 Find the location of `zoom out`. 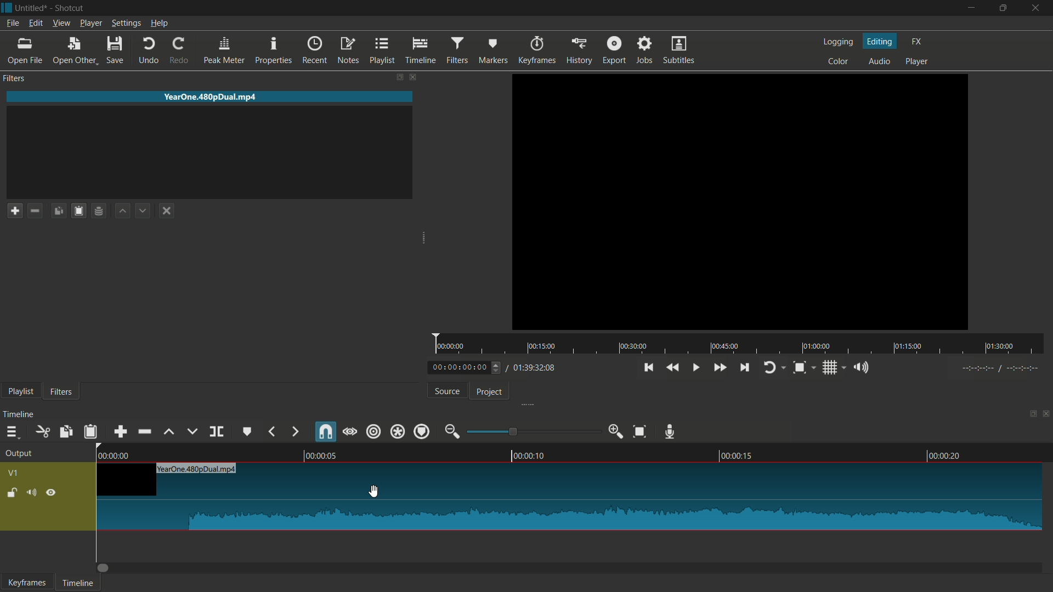

zoom out is located at coordinates (451, 430).